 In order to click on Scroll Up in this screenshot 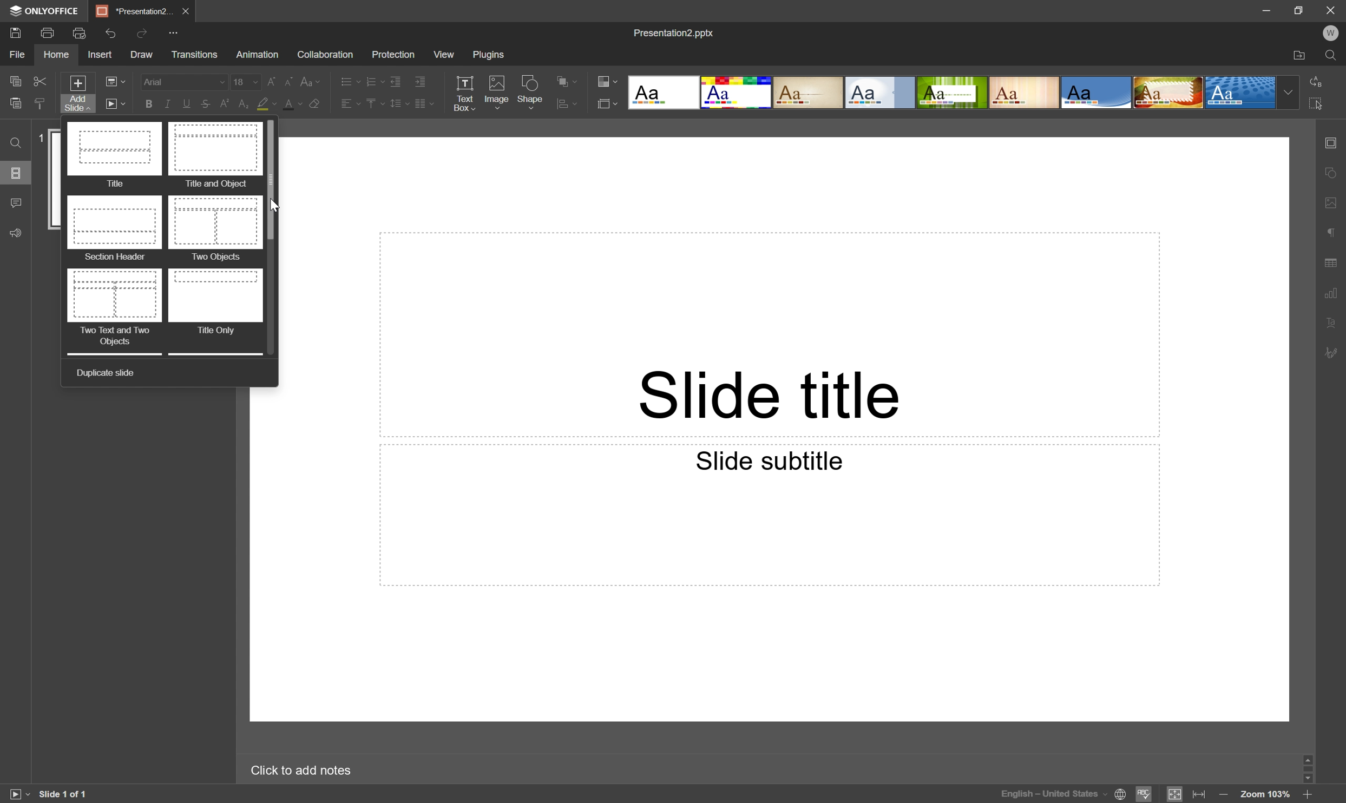, I will do `click(1314, 757)`.